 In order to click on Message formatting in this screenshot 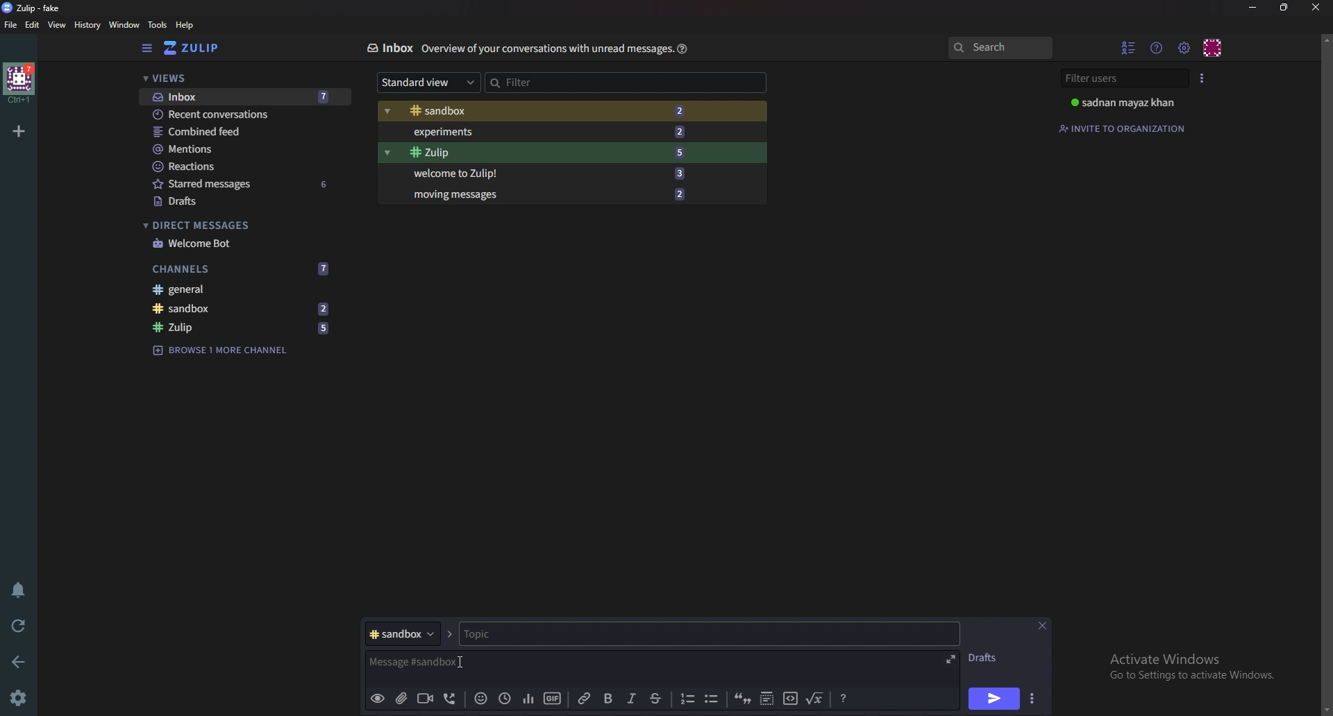, I will do `click(843, 699)`.